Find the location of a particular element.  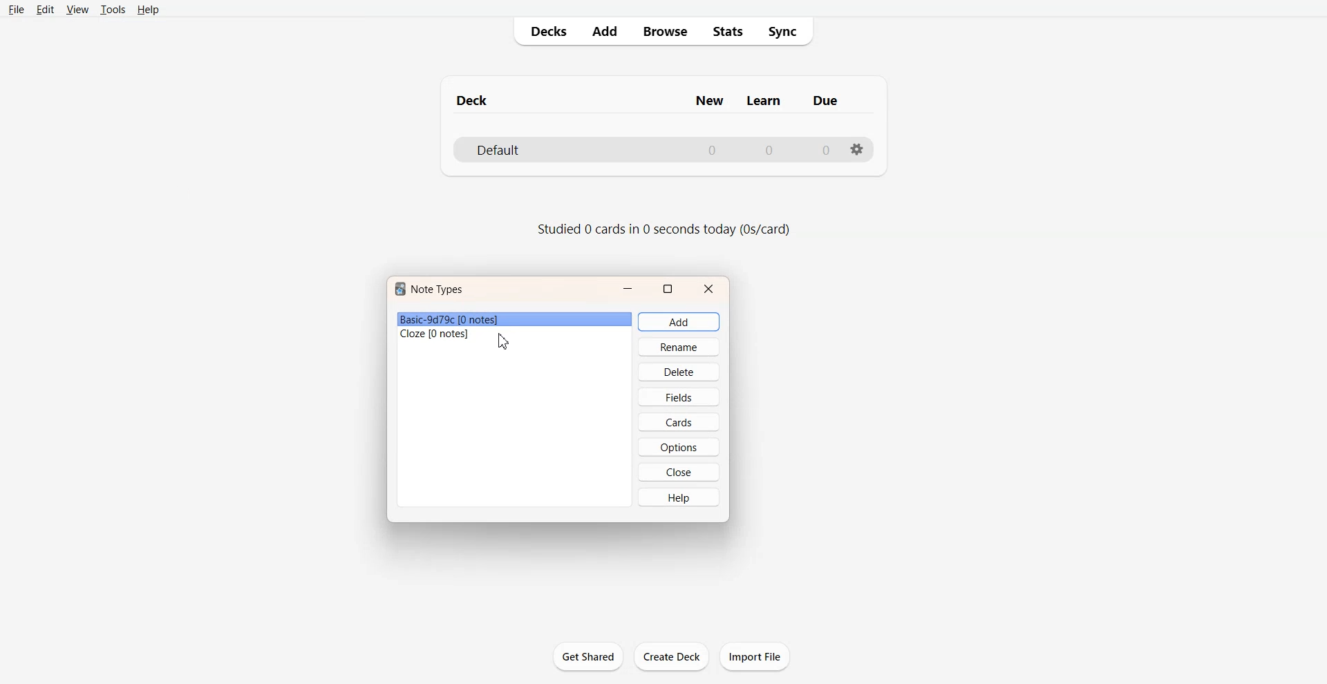

Add is located at coordinates (603, 31).